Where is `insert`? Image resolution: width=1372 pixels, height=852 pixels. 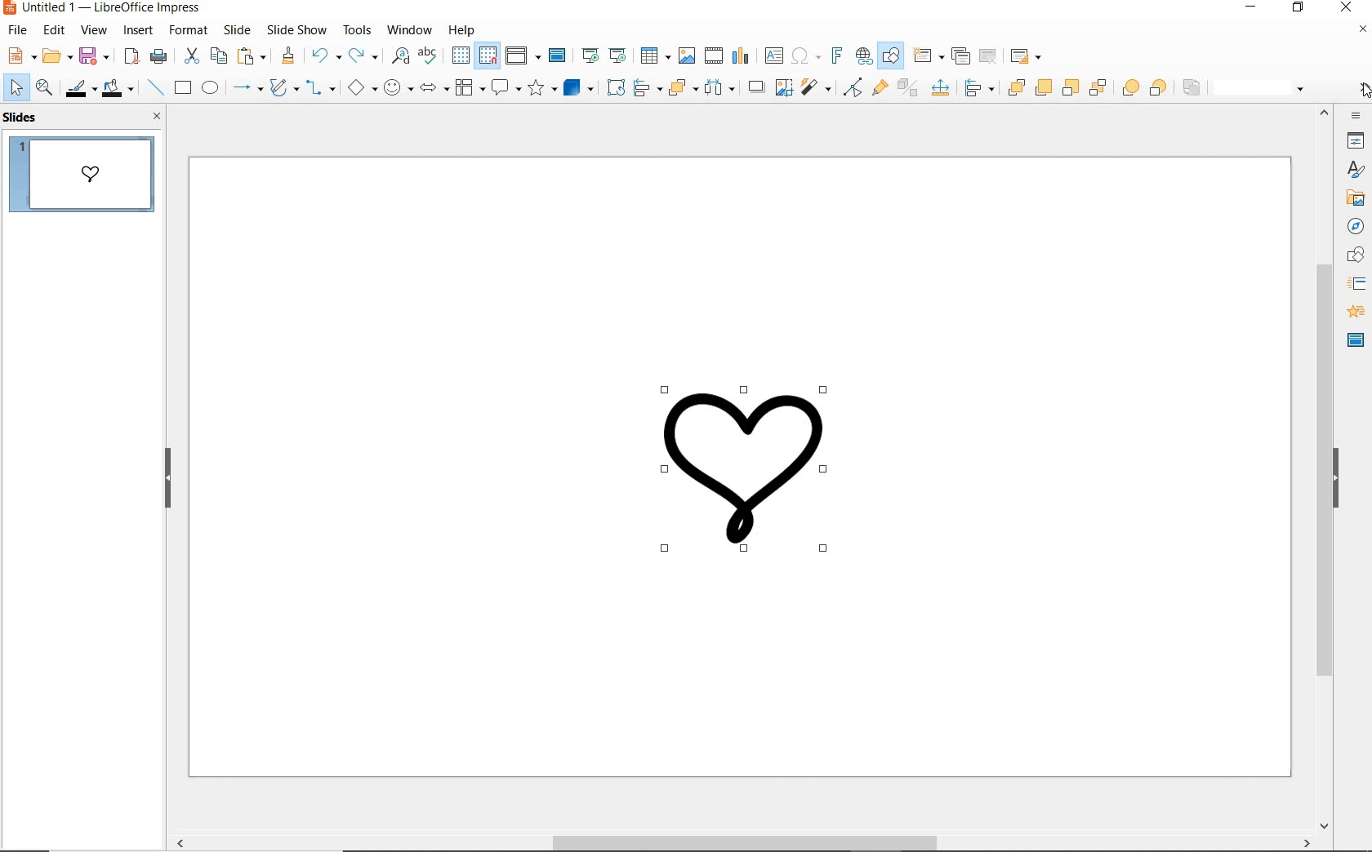 insert is located at coordinates (138, 33).